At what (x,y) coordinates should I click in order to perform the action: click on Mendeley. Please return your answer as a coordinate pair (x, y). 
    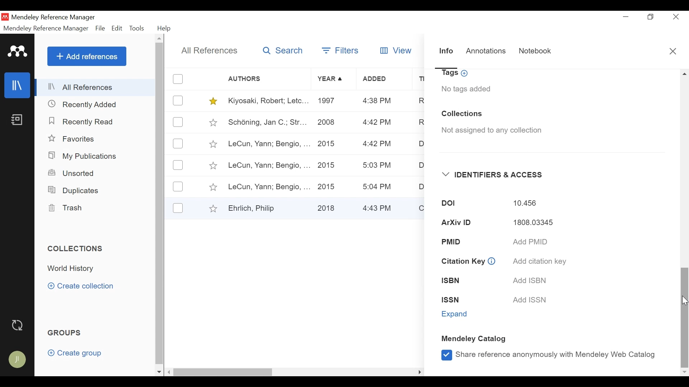
    Looking at the image, I should click on (18, 51).